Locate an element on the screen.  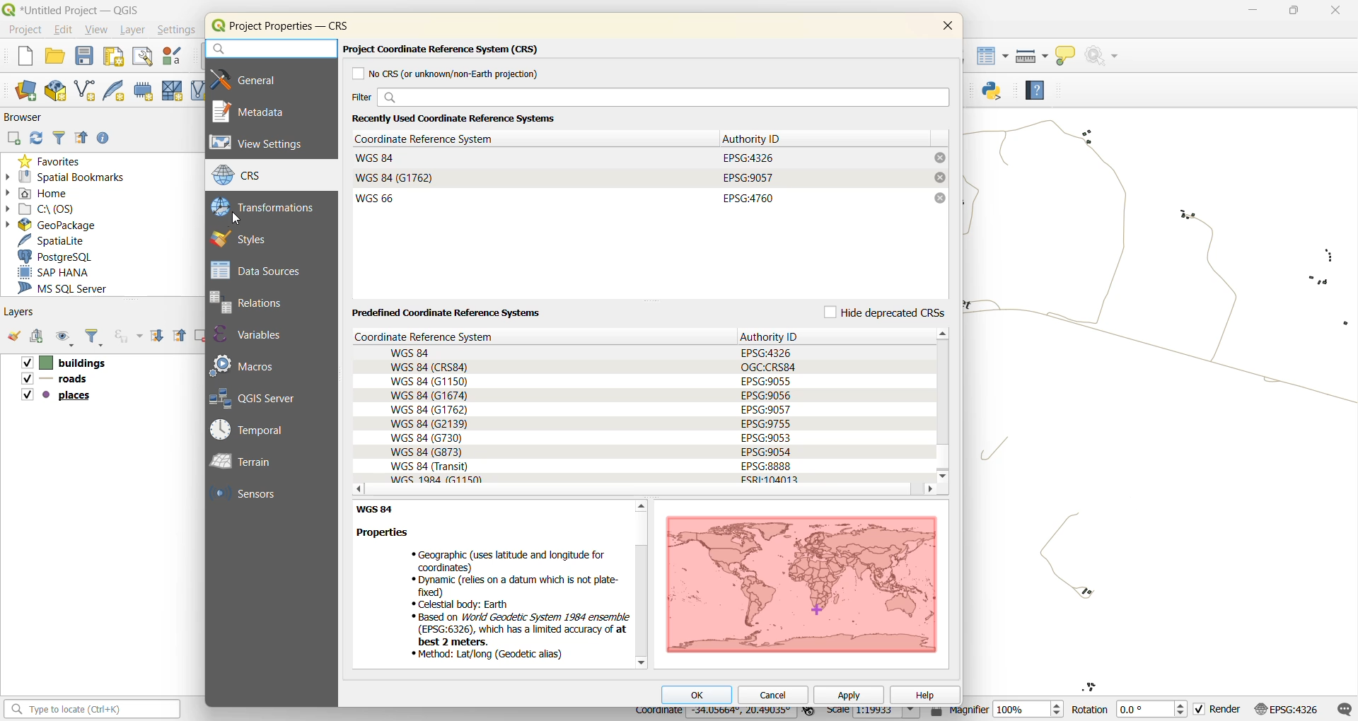
new mesh is located at coordinates (170, 90).